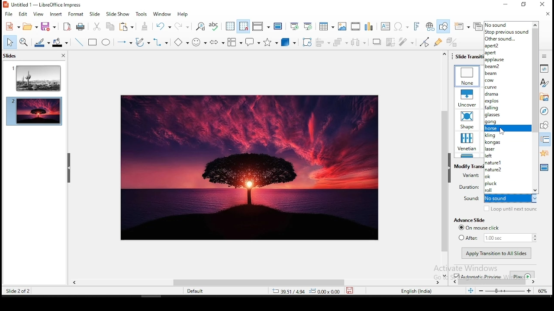 Image resolution: width=554 pixels, height=311 pixels. I want to click on paste, so click(128, 26).